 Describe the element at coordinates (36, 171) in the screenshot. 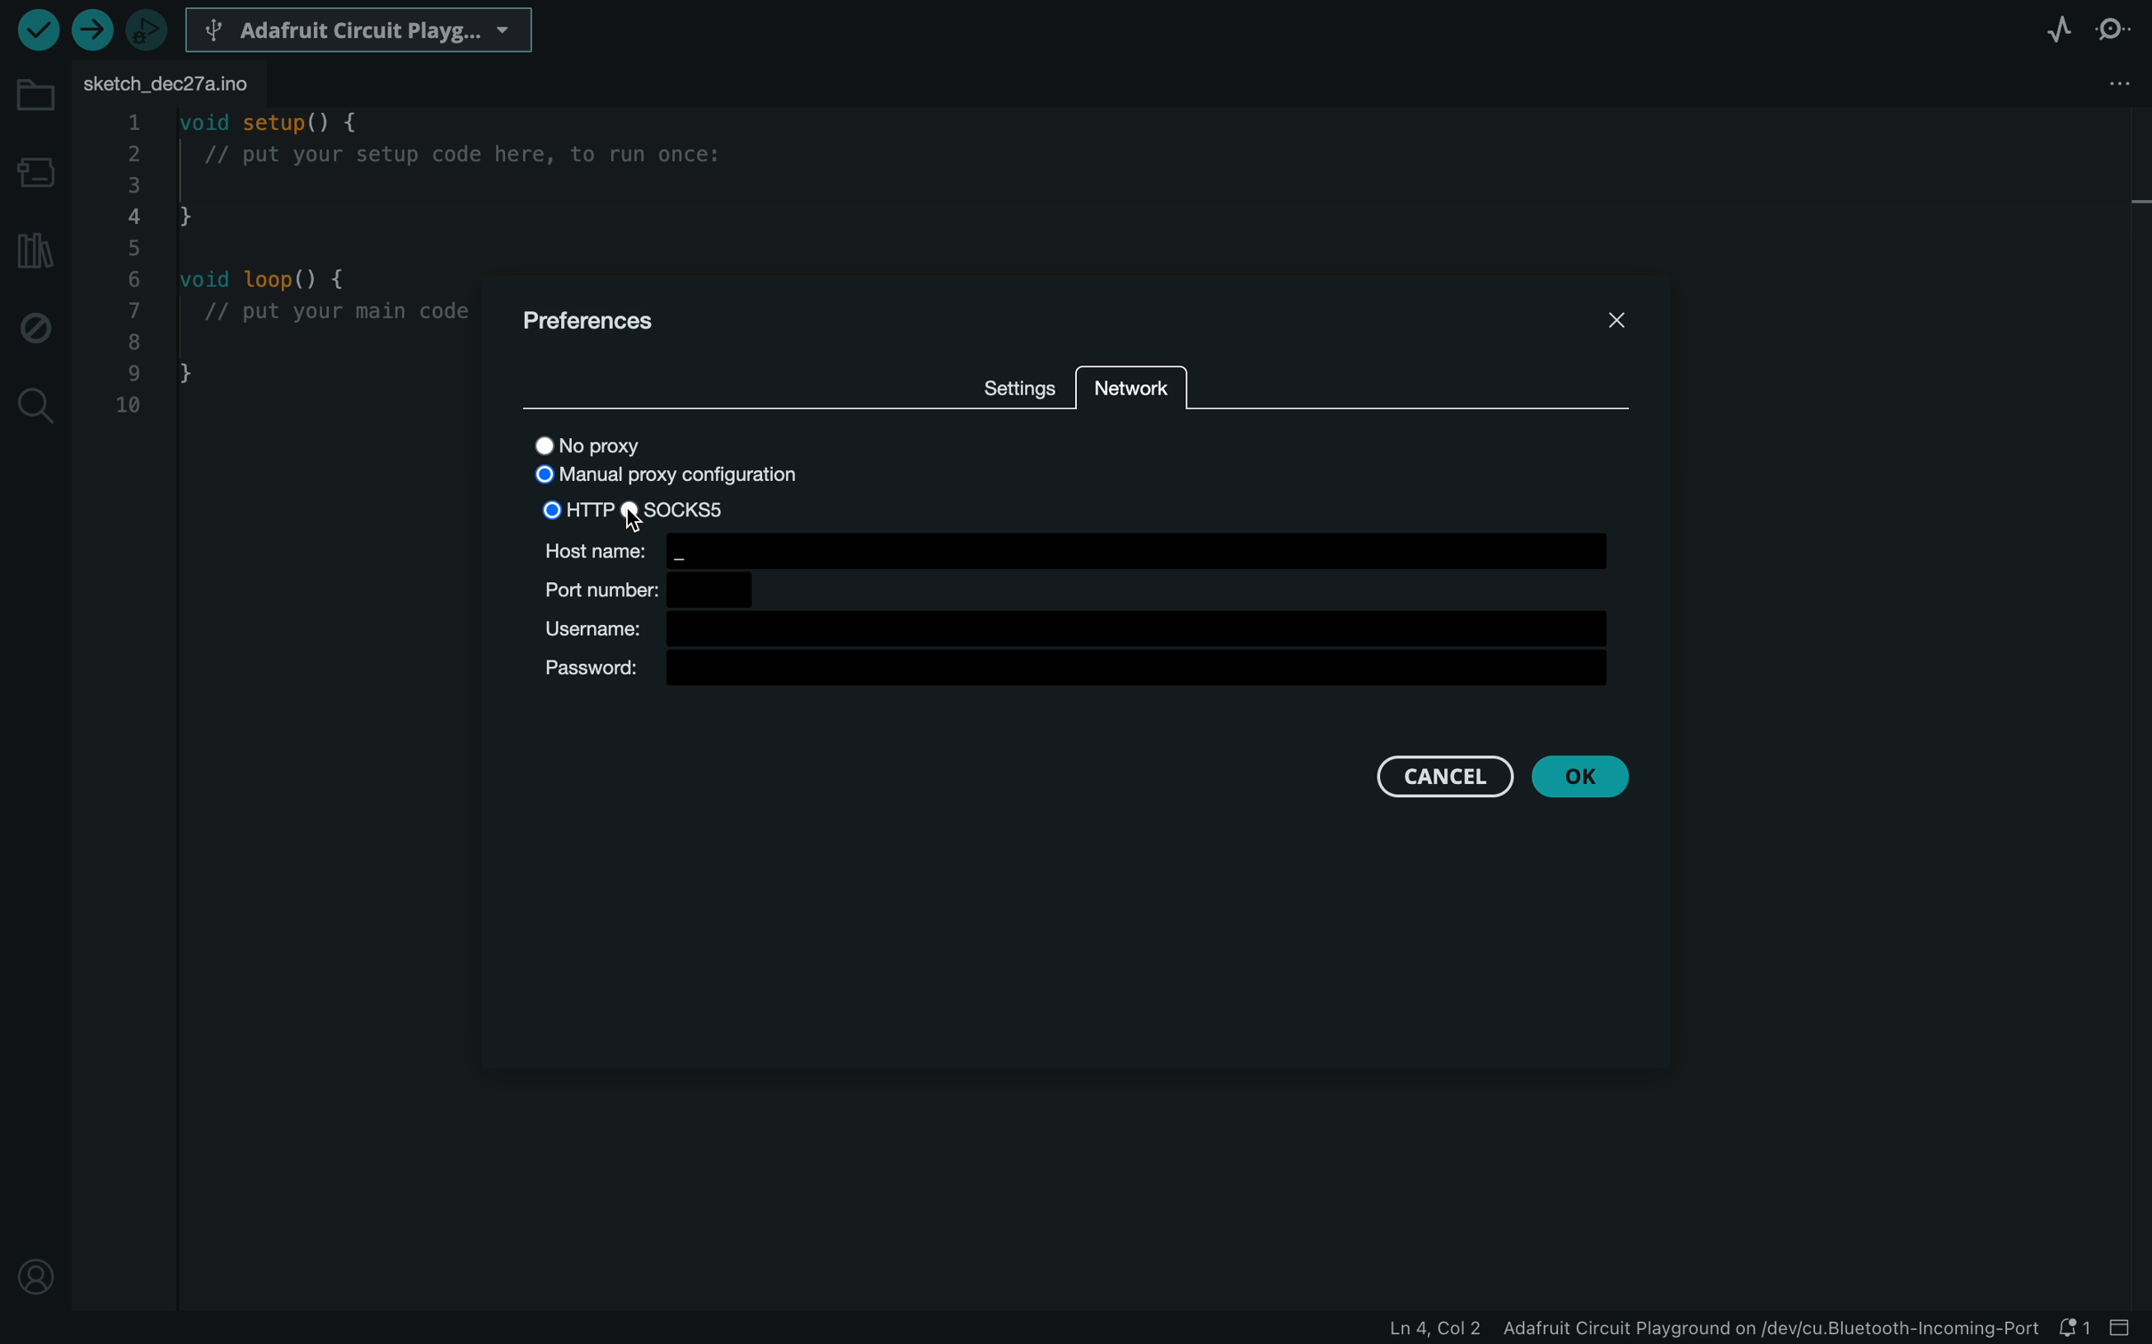

I see `board manager` at that location.